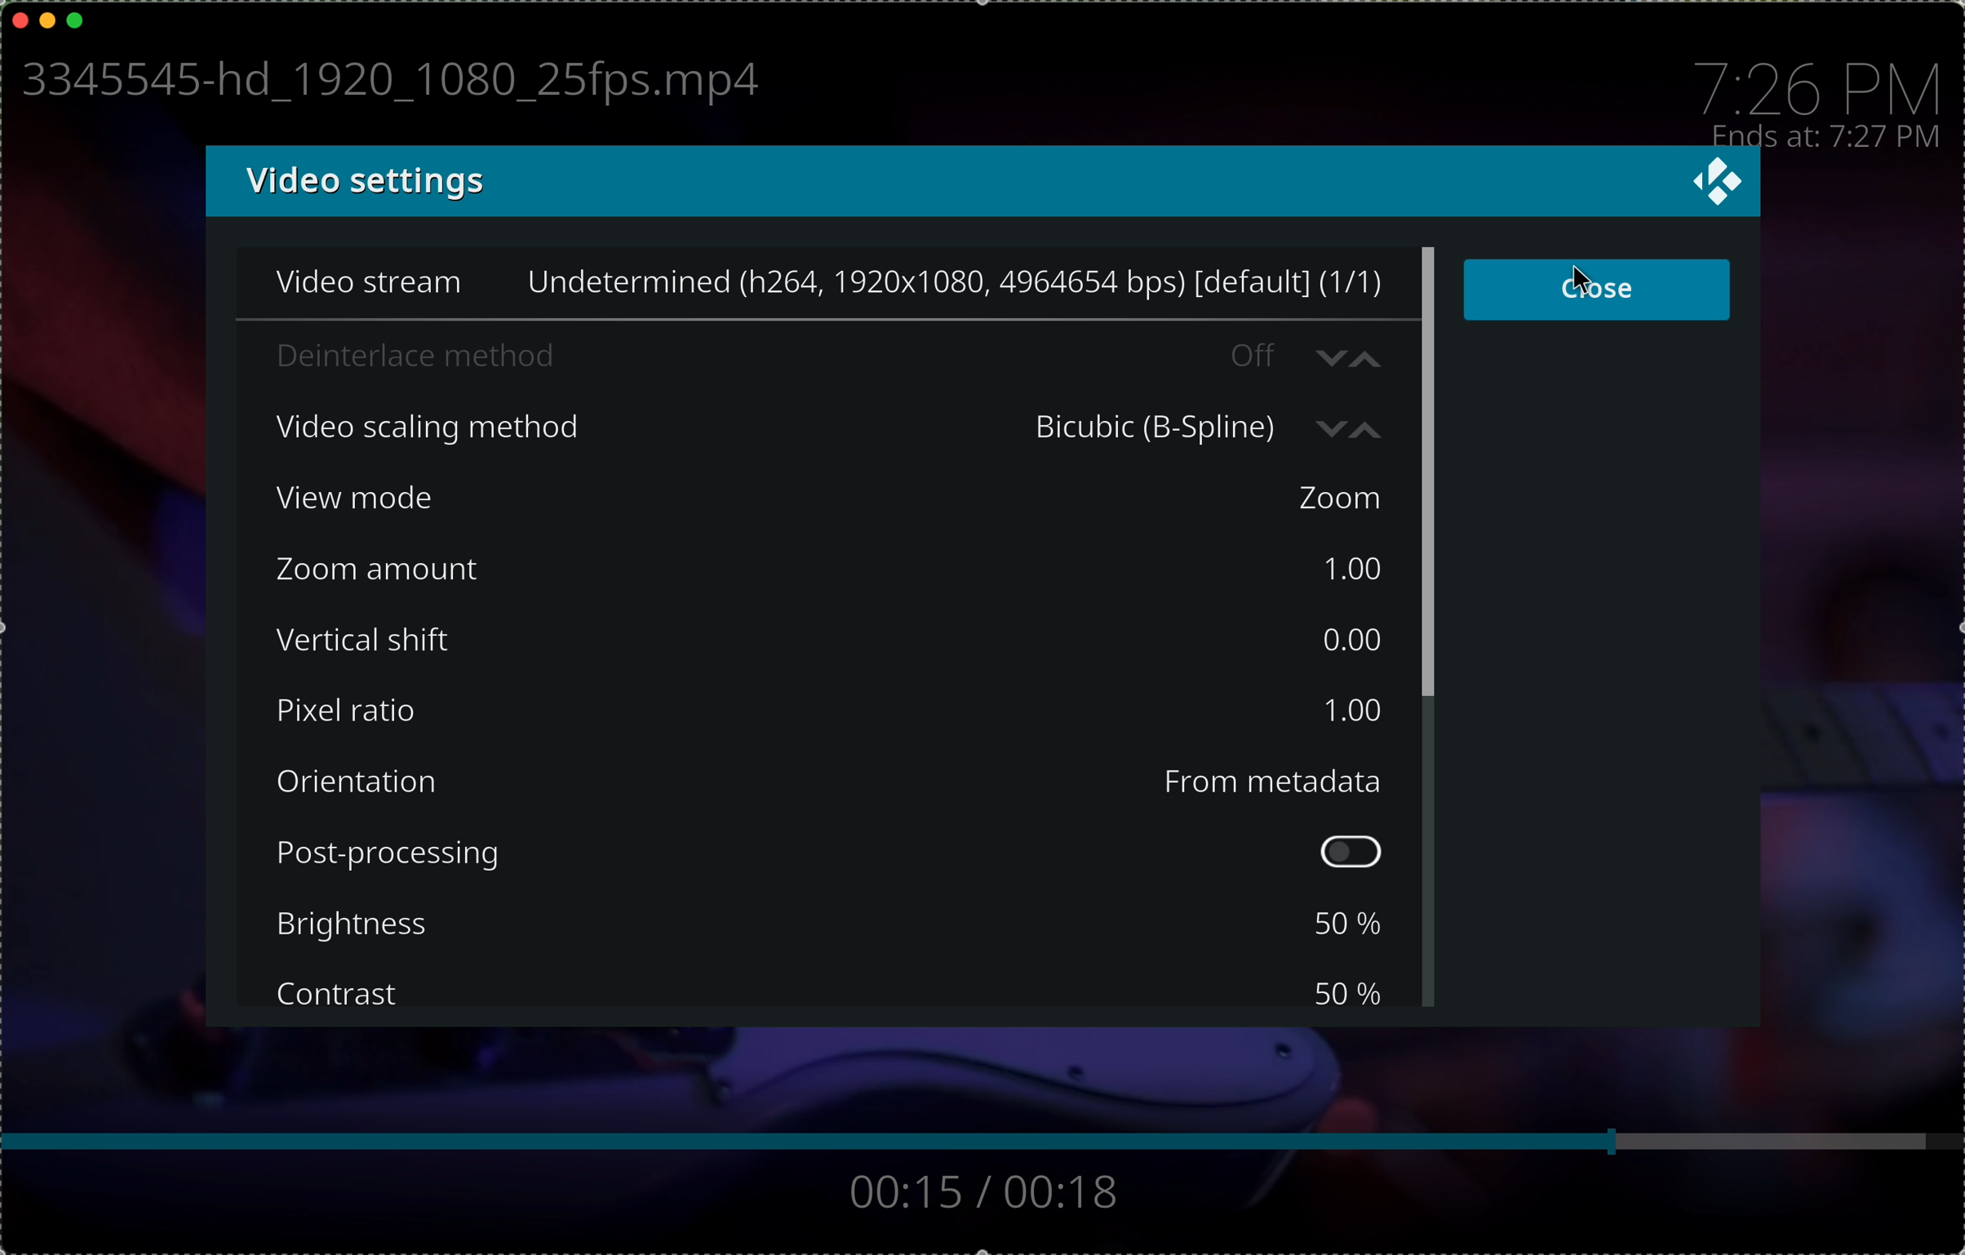  I want to click on Vertical shift, so click(395, 644).